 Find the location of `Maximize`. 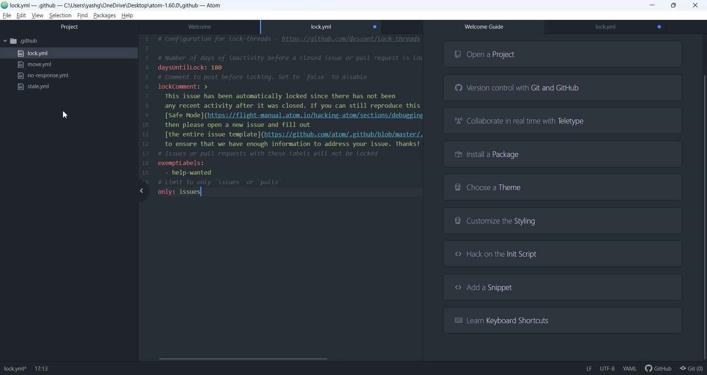

Maximize is located at coordinates (674, 6).